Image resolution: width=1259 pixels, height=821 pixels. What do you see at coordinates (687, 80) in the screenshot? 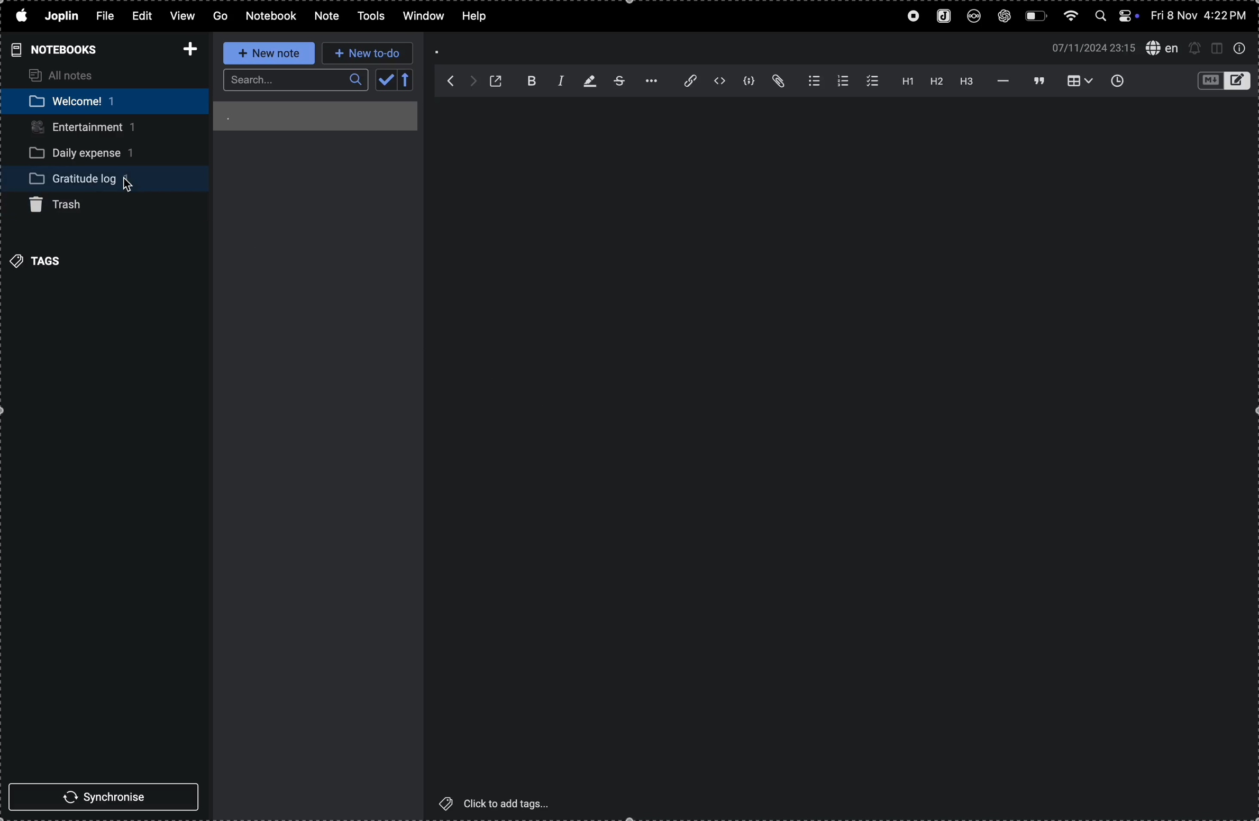
I see `insert link` at bounding box center [687, 80].